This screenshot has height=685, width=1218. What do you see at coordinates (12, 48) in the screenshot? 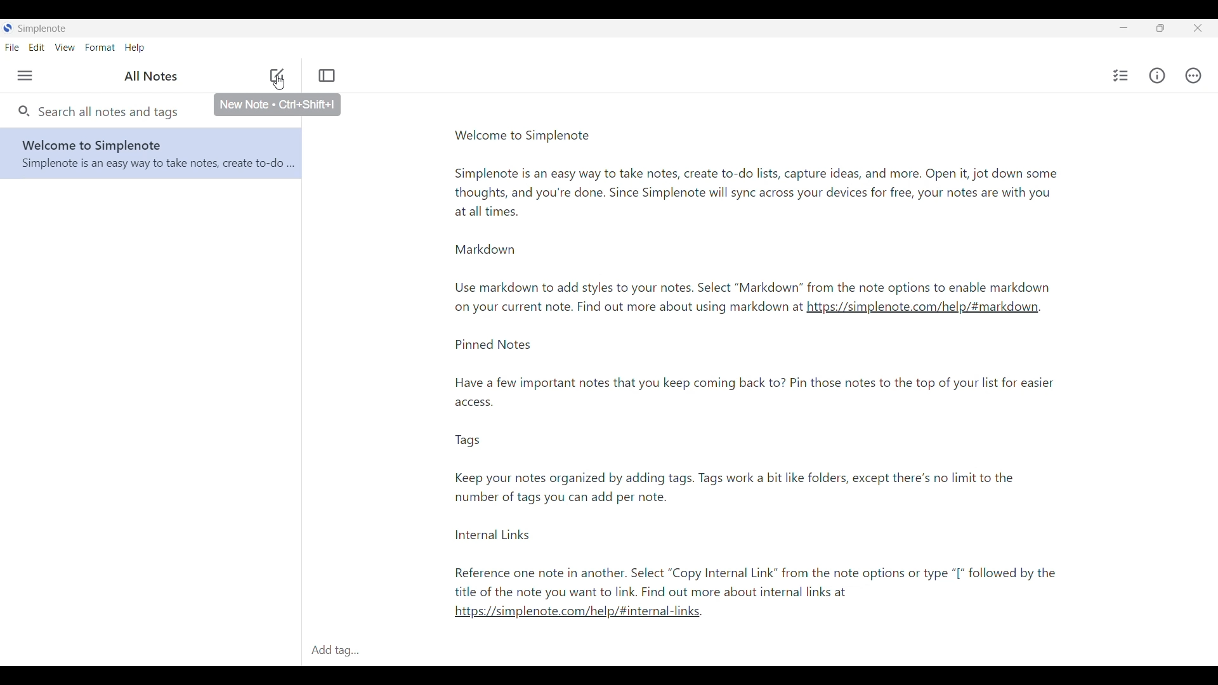
I see `File` at bounding box center [12, 48].